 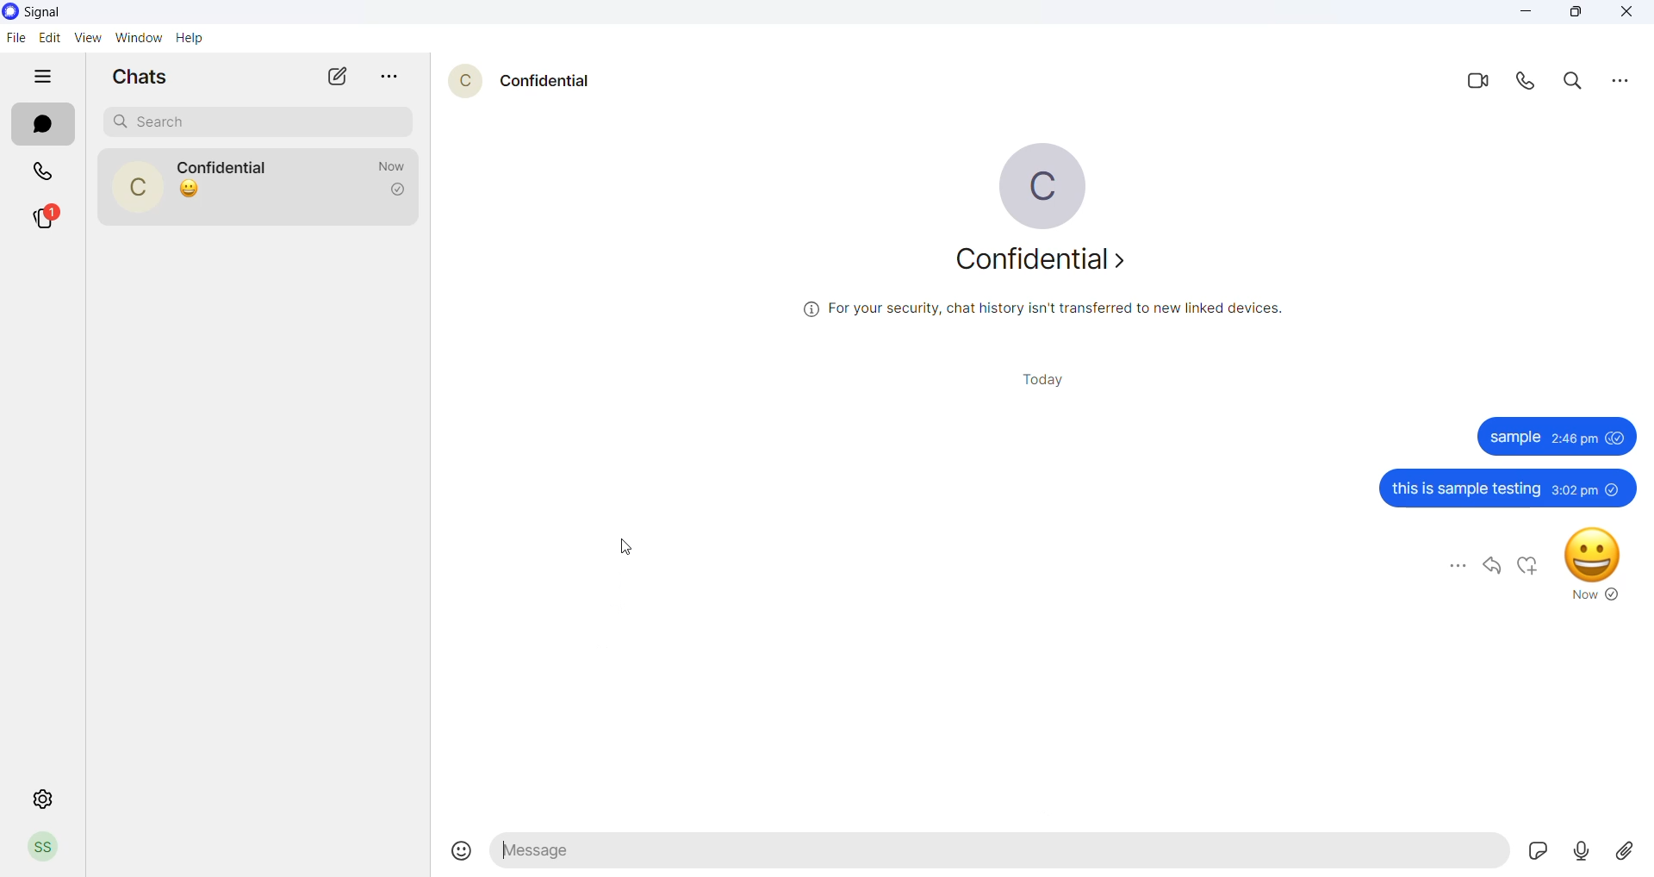 I want to click on search chats, so click(x=258, y=121).